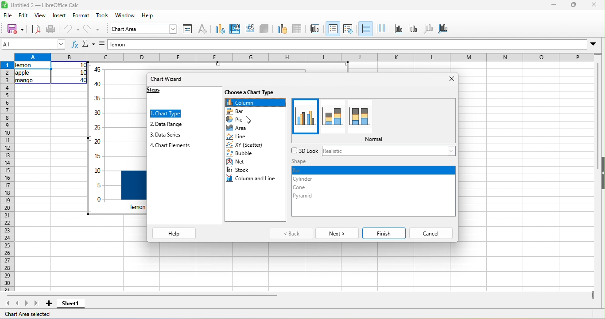 The width and height of the screenshot is (605, 319). What do you see at coordinates (8, 304) in the screenshot?
I see `scroll to first sheet` at bounding box center [8, 304].